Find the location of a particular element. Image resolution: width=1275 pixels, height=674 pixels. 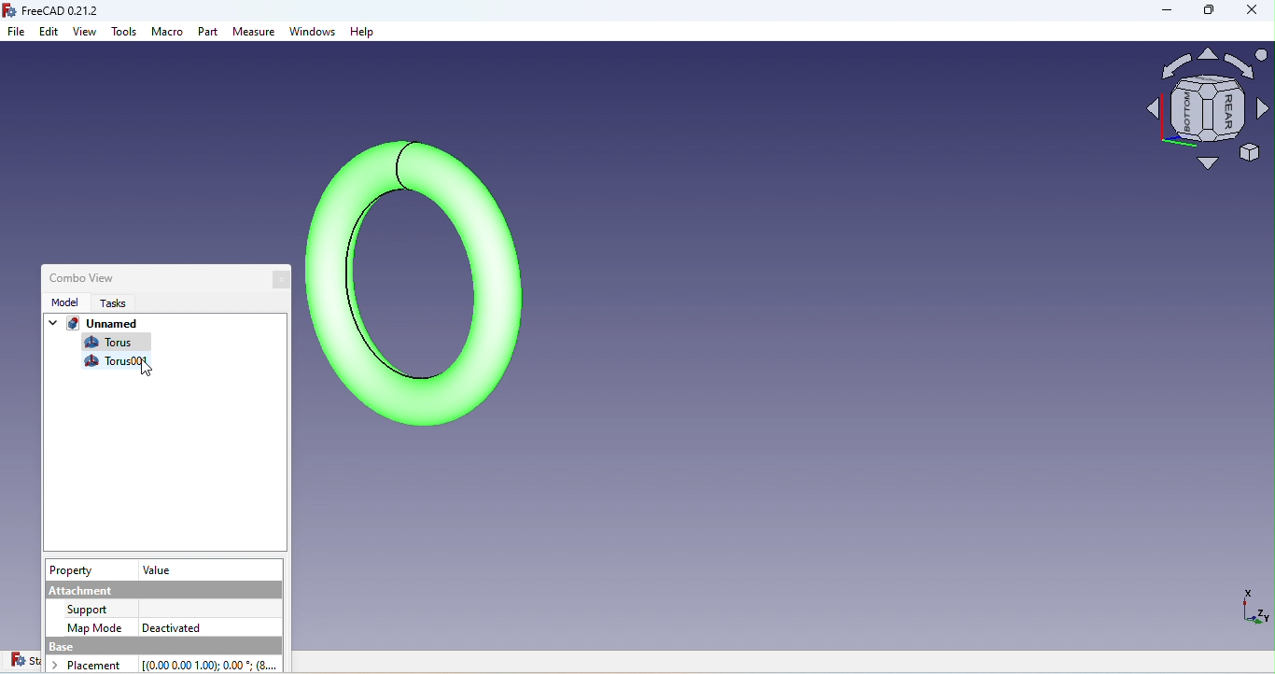

Torus is located at coordinates (113, 344).